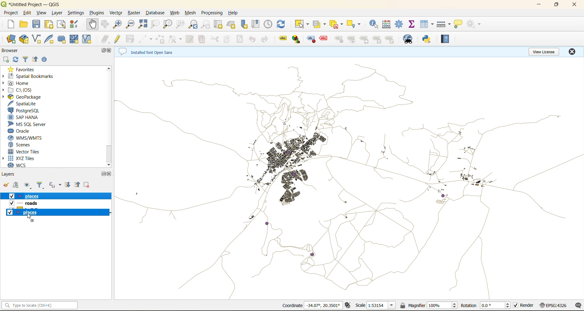 This screenshot has width=584, height=311. What do you see at coordinates (118, 39) in the screenshot?
I see `toggle edits` at bounding box center [118, 39].